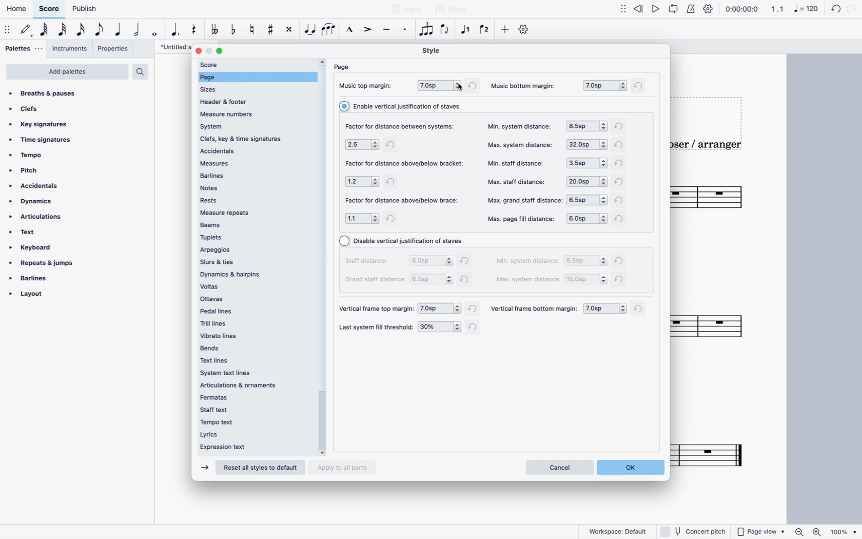 This screenshot has height=539, width=862. What do you see at coordinates (80, 31) in the screenshot?
I see `16th note` at bounding box center [80, 31].